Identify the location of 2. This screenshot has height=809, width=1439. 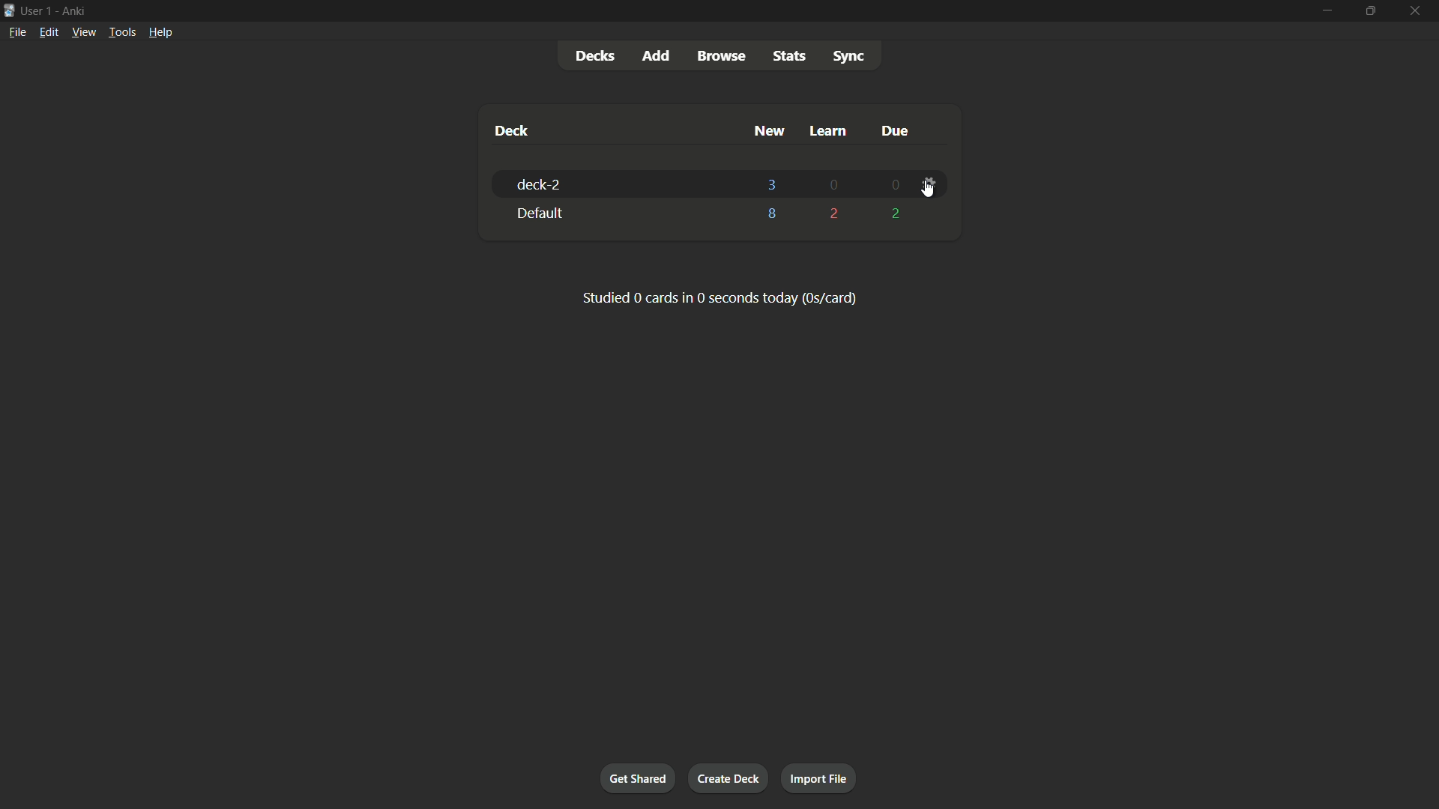
(893, 213).